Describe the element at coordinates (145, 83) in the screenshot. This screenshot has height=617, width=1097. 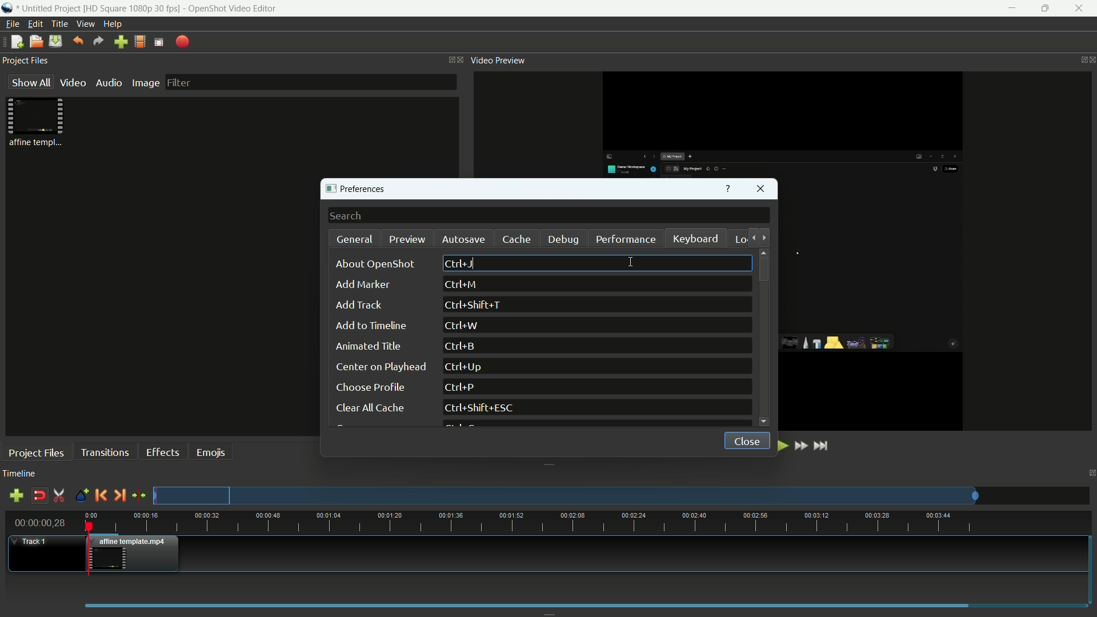
I see `image` at that location.